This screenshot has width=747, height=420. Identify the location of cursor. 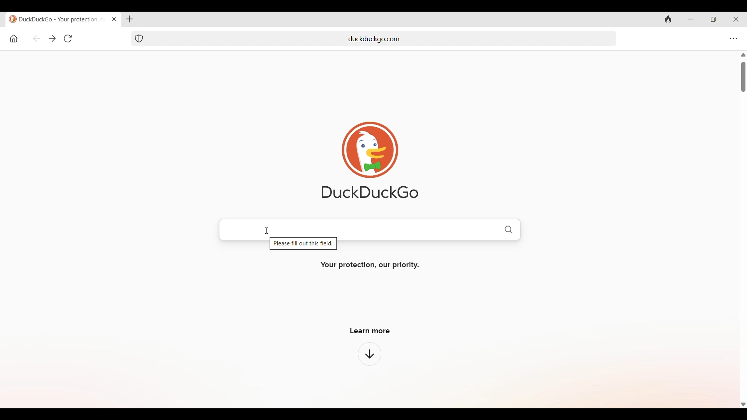
(267, 229).